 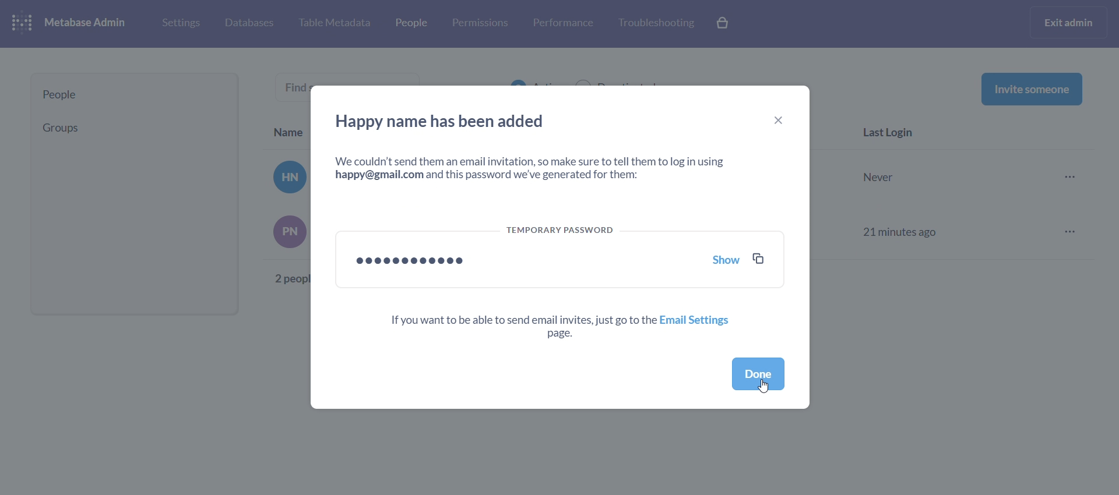 I want to click on Name, so click(x=289, y=130).